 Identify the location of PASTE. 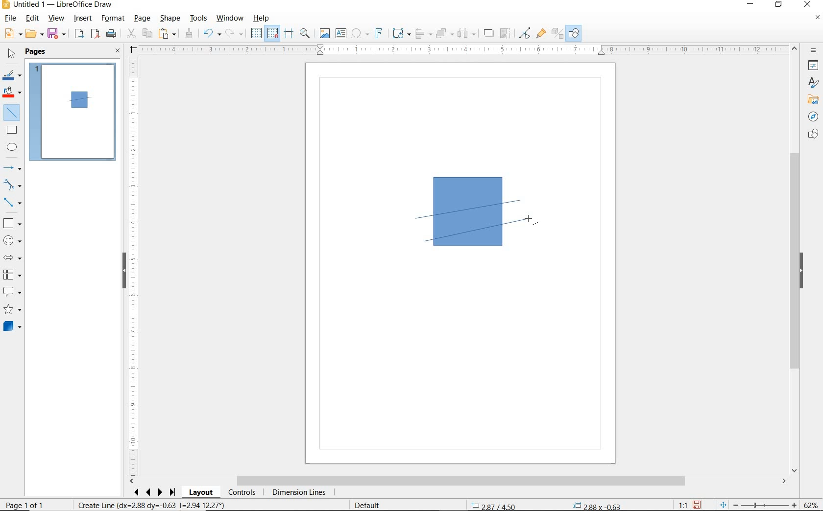
(167, 34).